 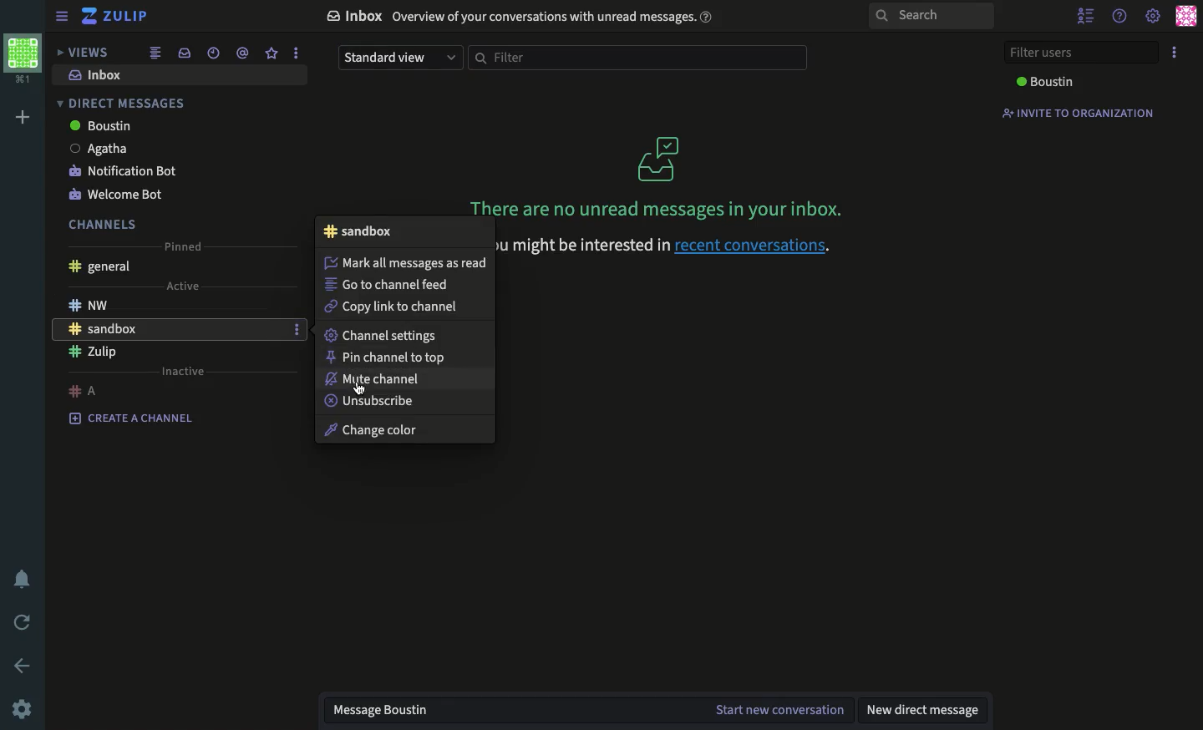 What do you see at coordinates (20, 117) in the screenshot?
I see `add workspace` at bounding box center [20, 117].